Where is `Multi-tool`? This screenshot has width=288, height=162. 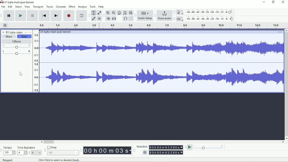
Multi-tool is located at coordinates (99, 18).